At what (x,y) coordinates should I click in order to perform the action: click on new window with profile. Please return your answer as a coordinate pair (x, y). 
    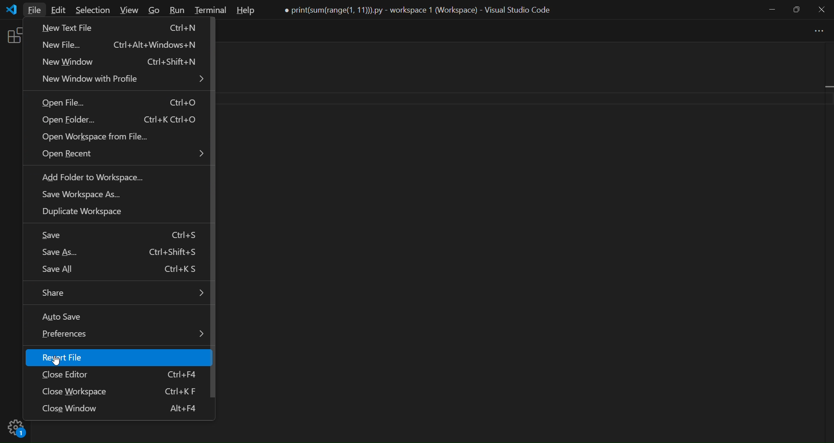
    Looking at the image, I should click on (123, 79).